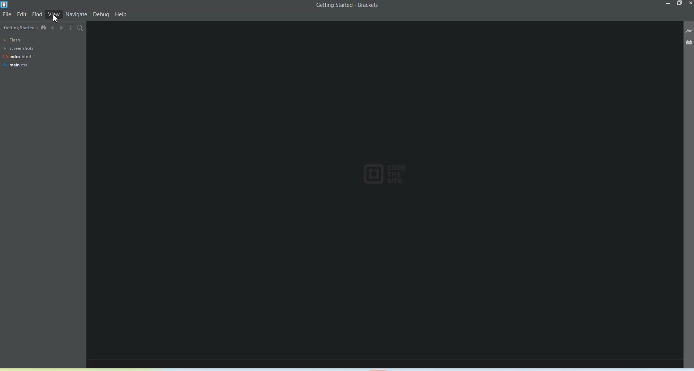 Image resolution: width=694 pixels, height=371 pixels. Describe the element at coordinates (17, 65) in the screenshot. I see `main.css` at that location.